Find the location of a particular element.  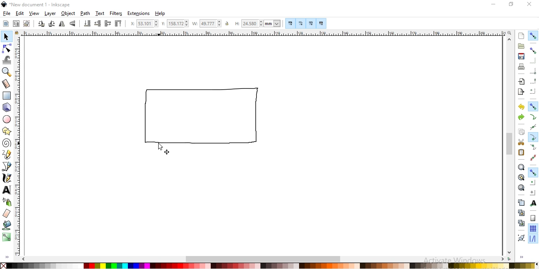

view is located at coordinates (34, 14).